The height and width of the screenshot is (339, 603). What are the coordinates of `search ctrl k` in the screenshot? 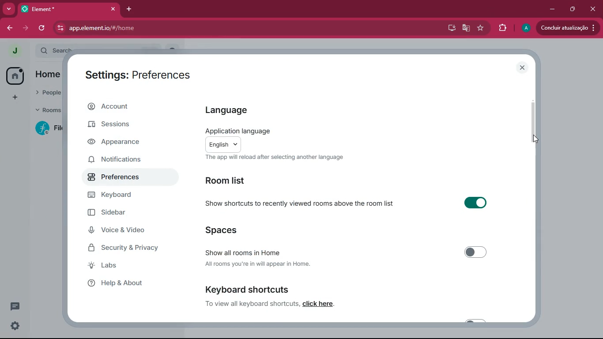 It's located at (103, 51).